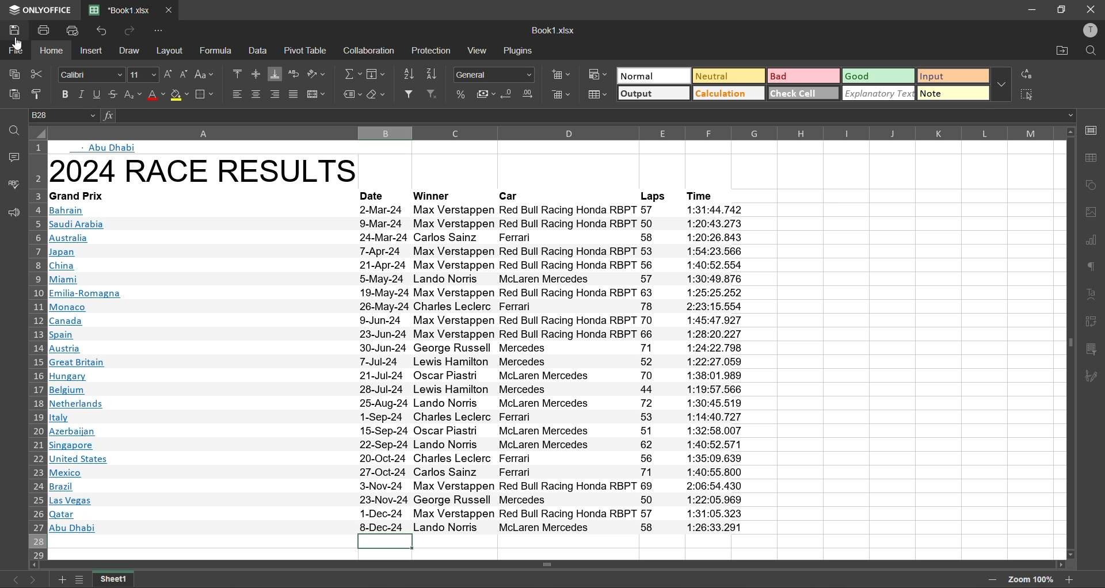 The width and height of the screenshot is (1105, 588). Describe the element at coordinates (205, 75) in the screenshot. I see `change case` at that location.